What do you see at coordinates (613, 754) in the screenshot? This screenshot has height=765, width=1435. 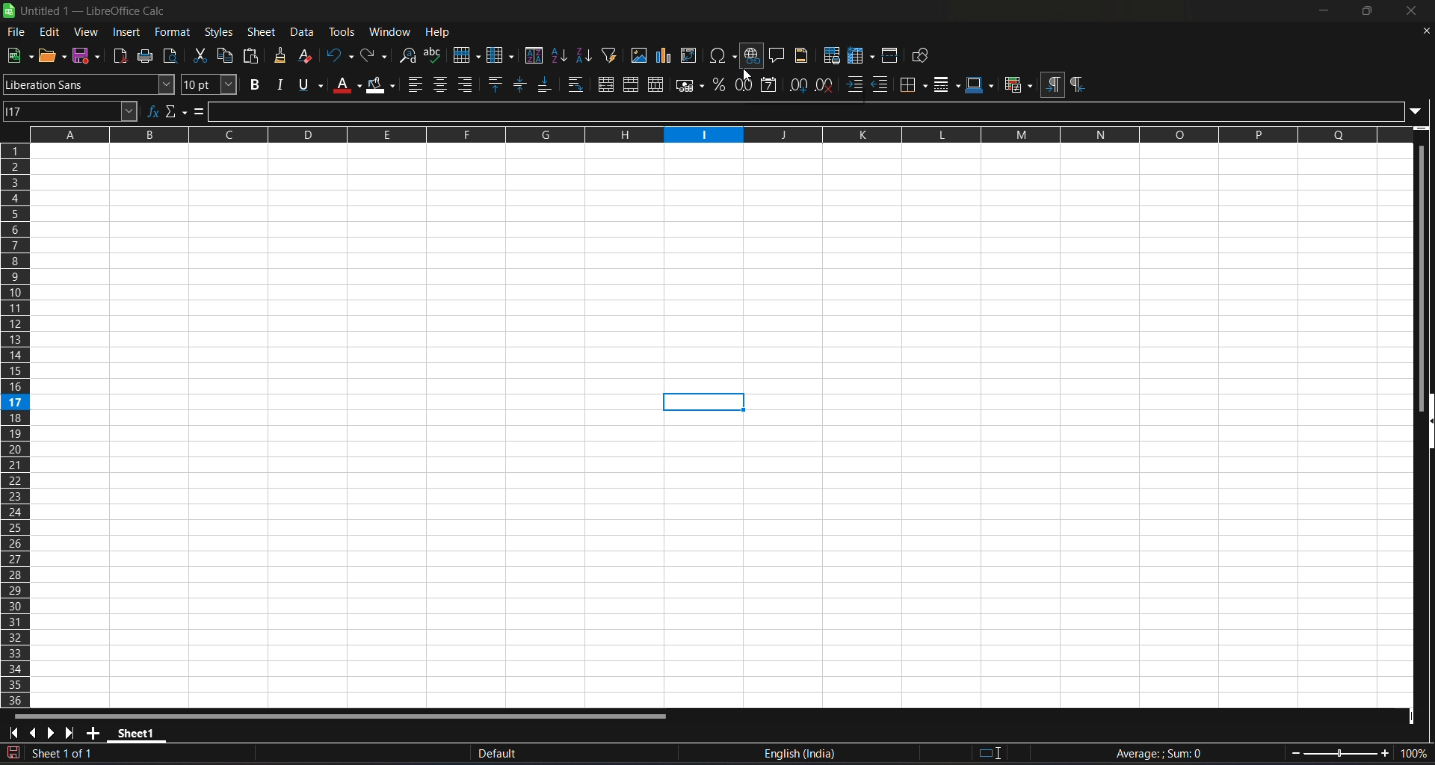 I see `default` at bounding box center [613, 754].